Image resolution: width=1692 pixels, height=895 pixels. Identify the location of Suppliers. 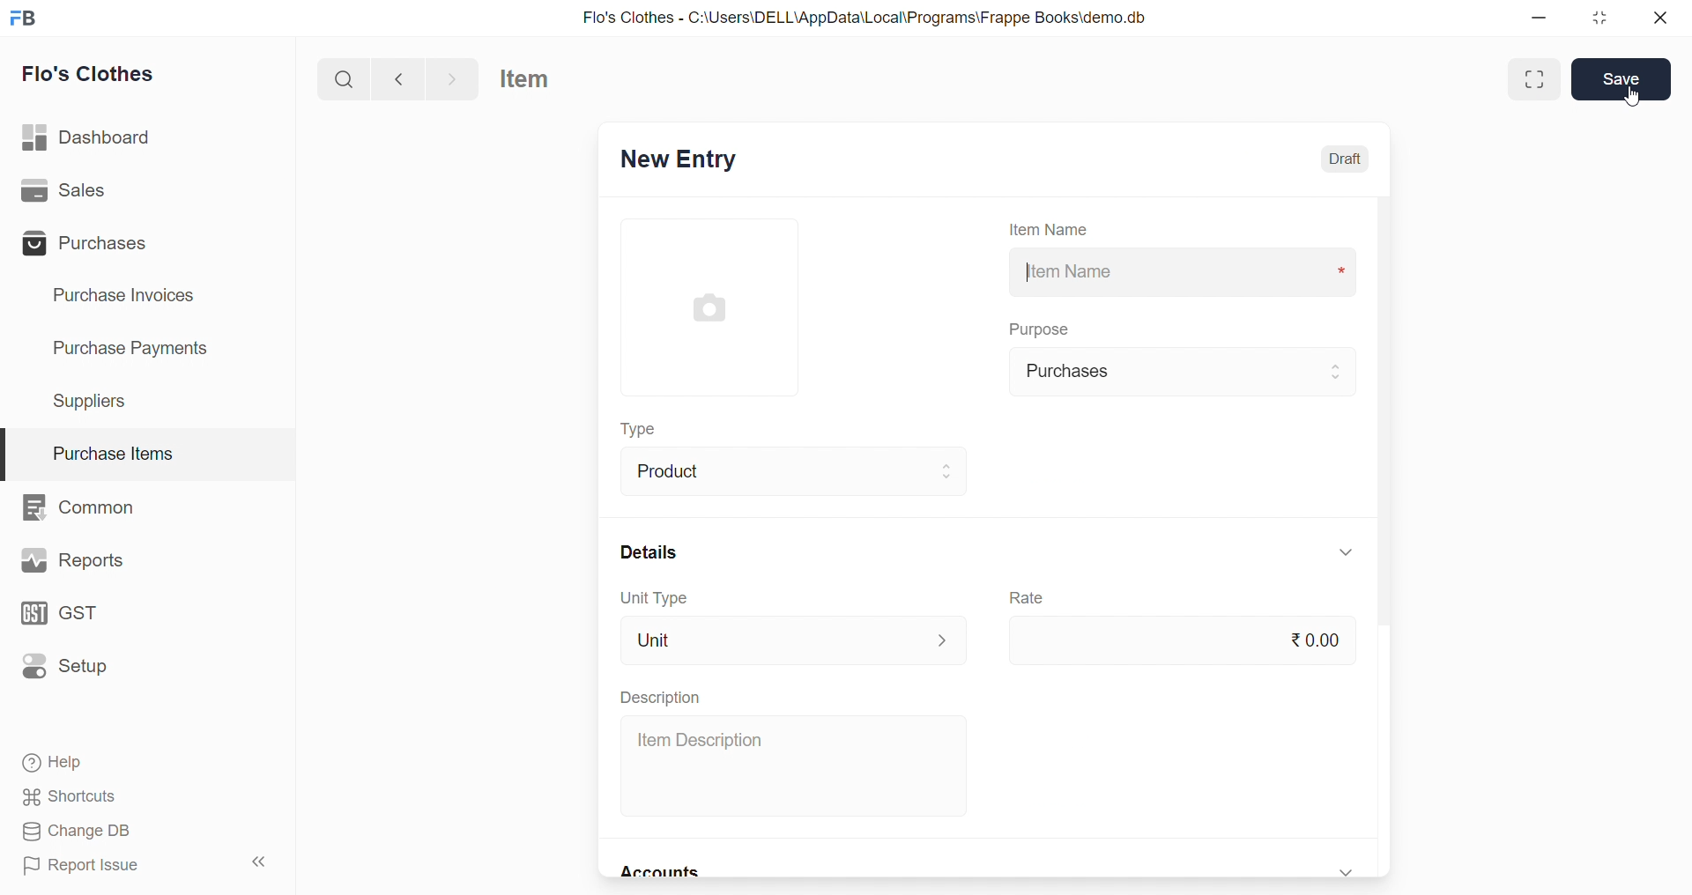
(97, 400).